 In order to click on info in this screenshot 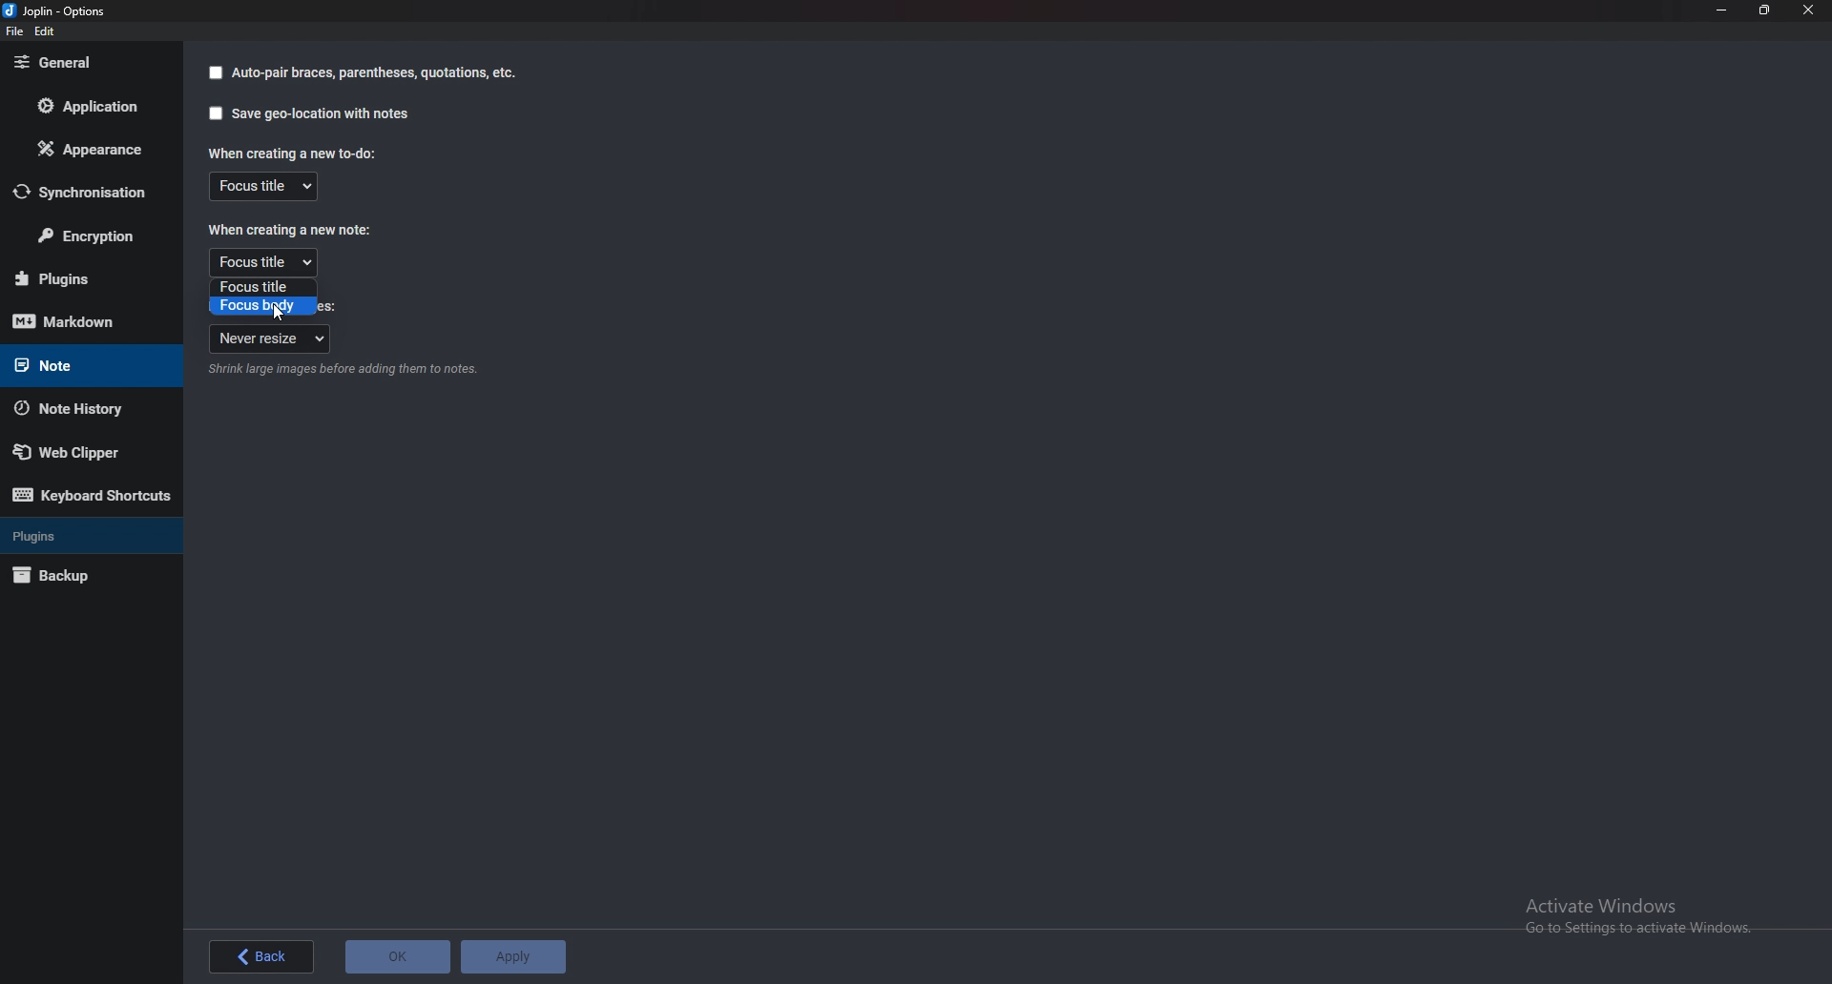, I will do `click(340, 372)`.